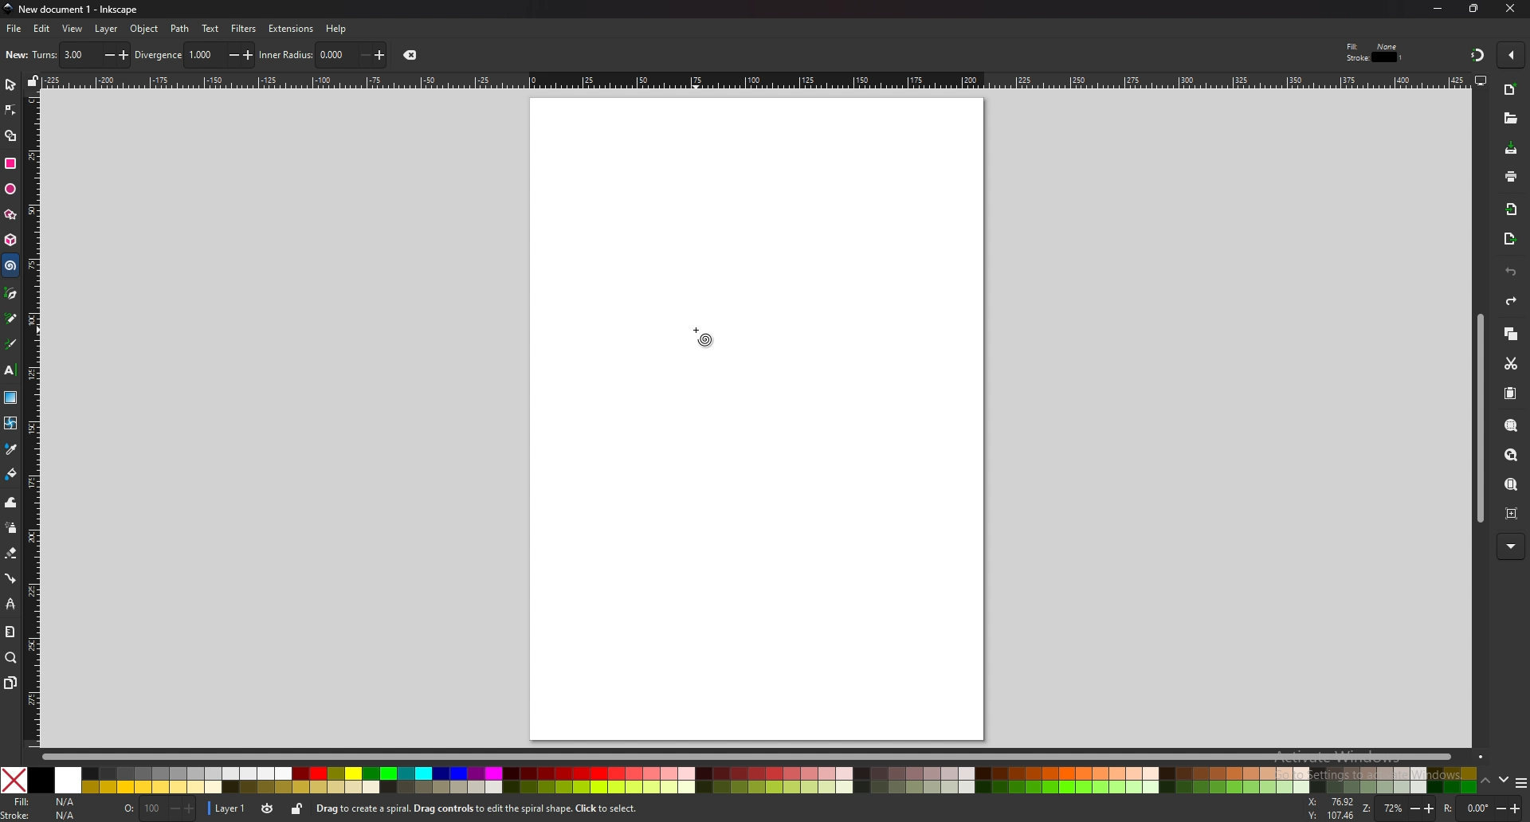 The height and width of the screenshot is (822, 1530). What do you see at coordinates (414, 55) in the screenshot?
I see `close` at bounding box center [414, 55].